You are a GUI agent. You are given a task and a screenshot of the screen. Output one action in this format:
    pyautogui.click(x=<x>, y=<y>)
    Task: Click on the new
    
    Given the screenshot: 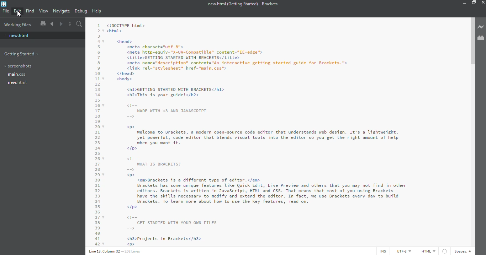 What is the action you would take?
    pyautogui.click(x=19, y=83)
    